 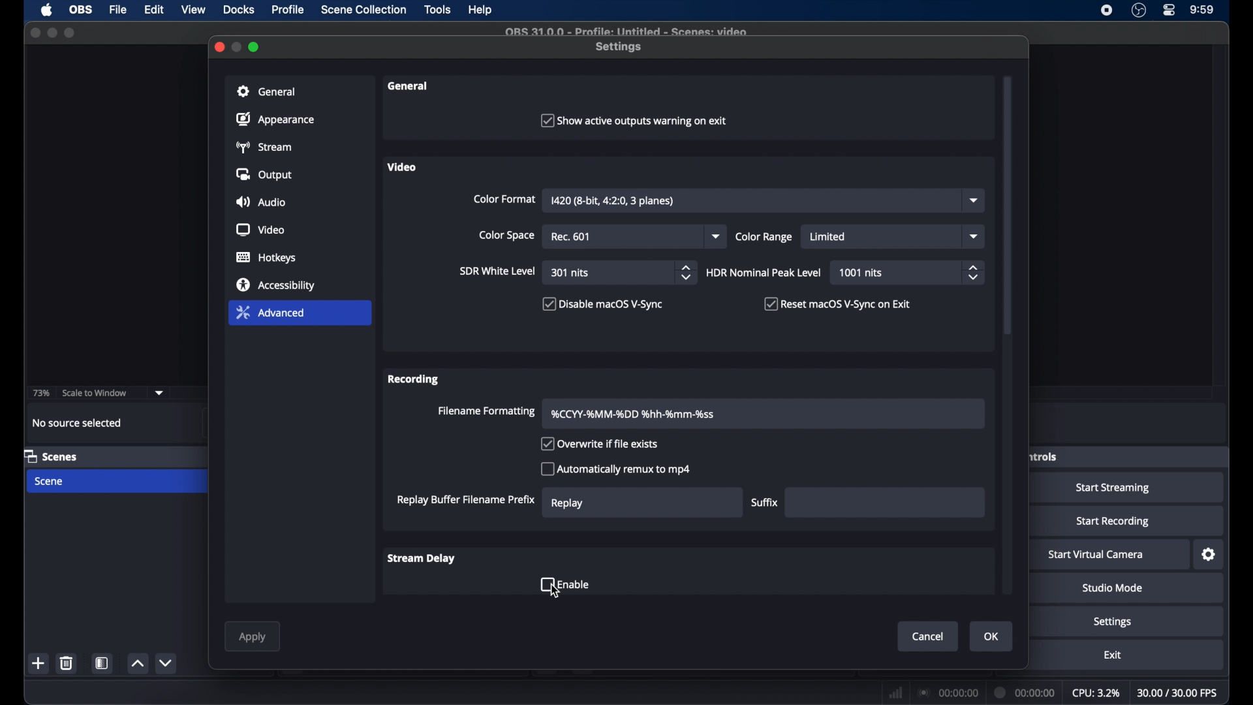 What do you see at coordinates (1139, 10) in the screenshot?
I see `obs studio` at bounding box center [1139, 10].